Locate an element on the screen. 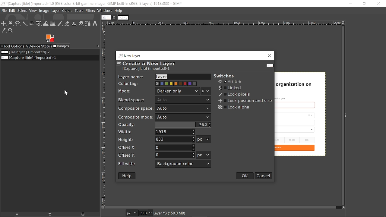 This screenshot has width=386, height=217. Blend space: is located at coordinates (133, 100).